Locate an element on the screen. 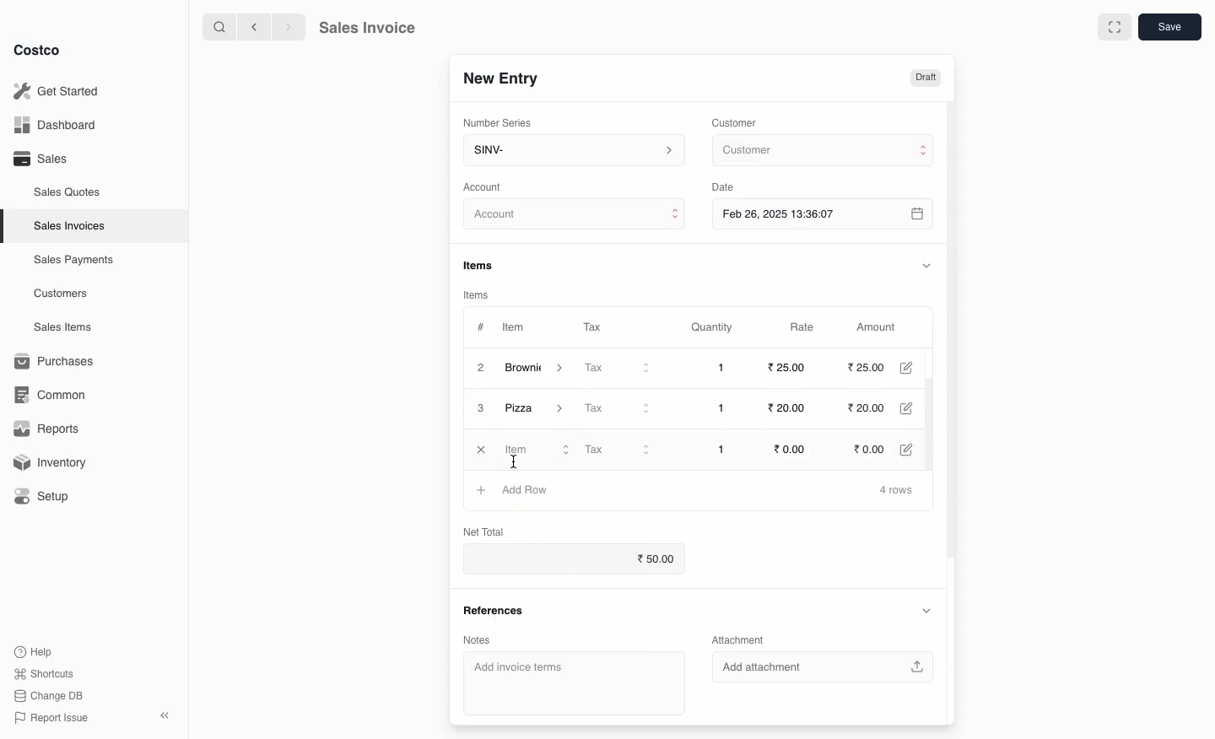  Draft is located at coordinates (926, 78).